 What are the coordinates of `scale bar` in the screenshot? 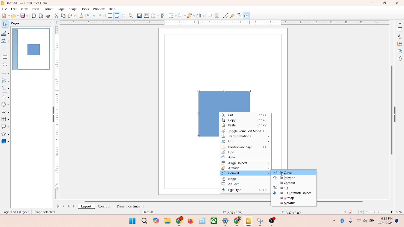 It's located at (222, 23).